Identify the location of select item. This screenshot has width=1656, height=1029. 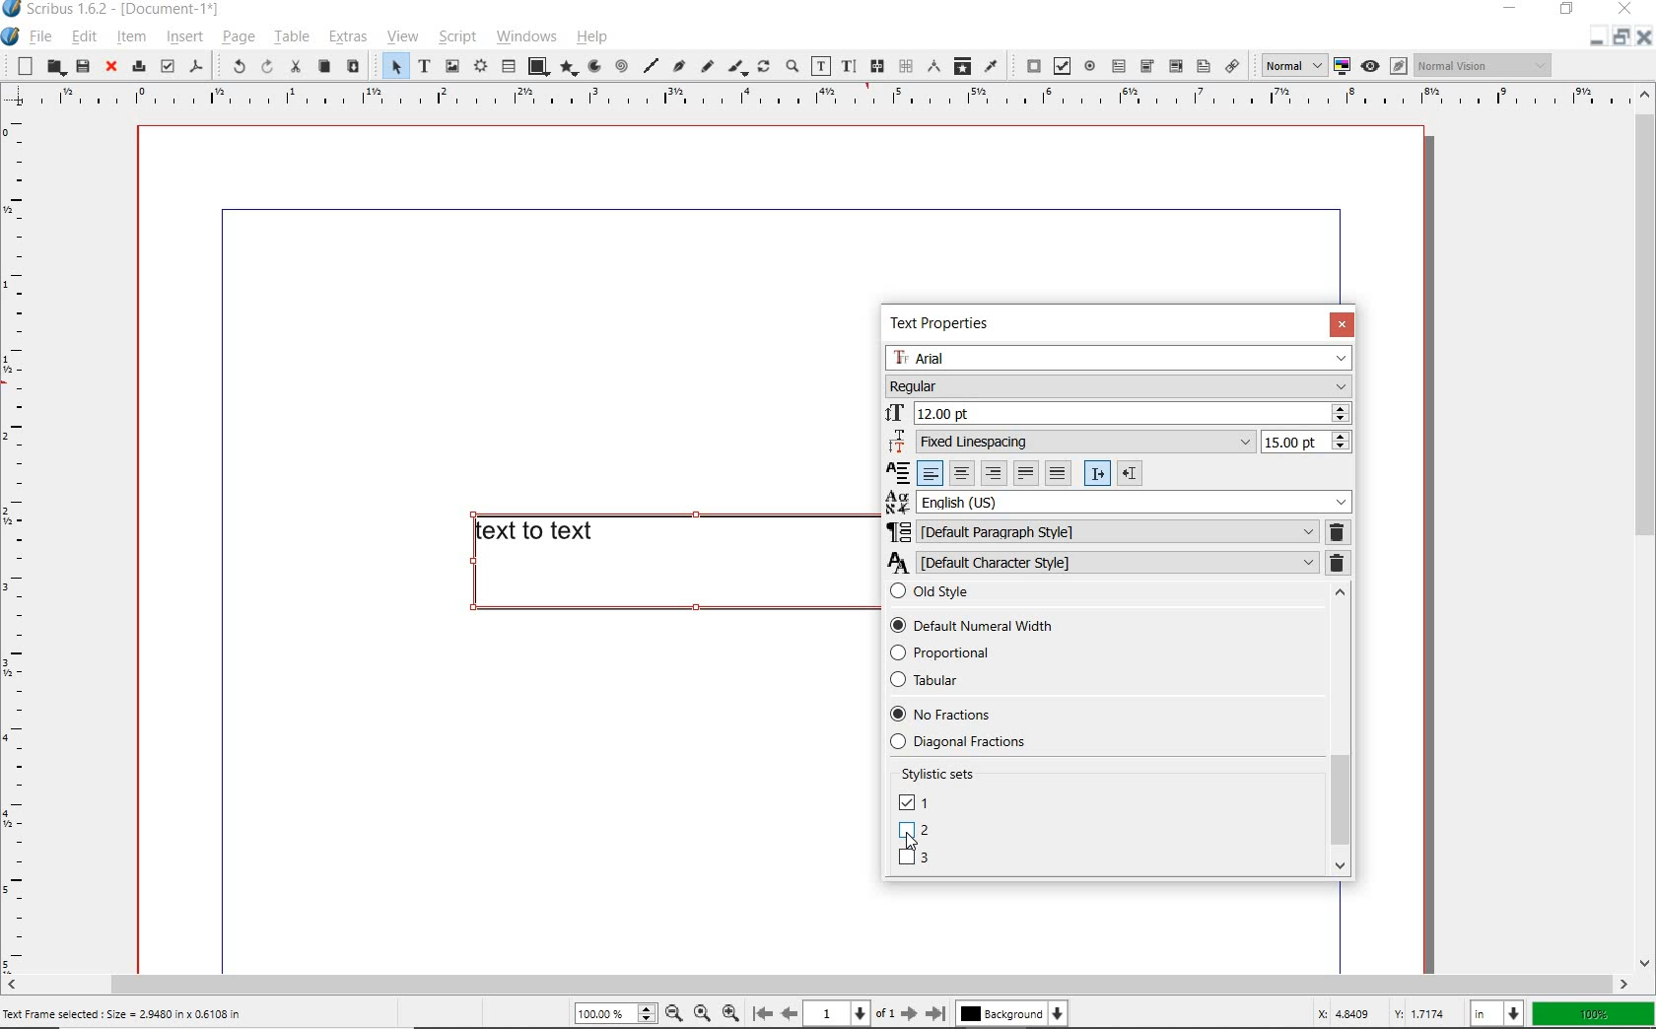
(392, 67).